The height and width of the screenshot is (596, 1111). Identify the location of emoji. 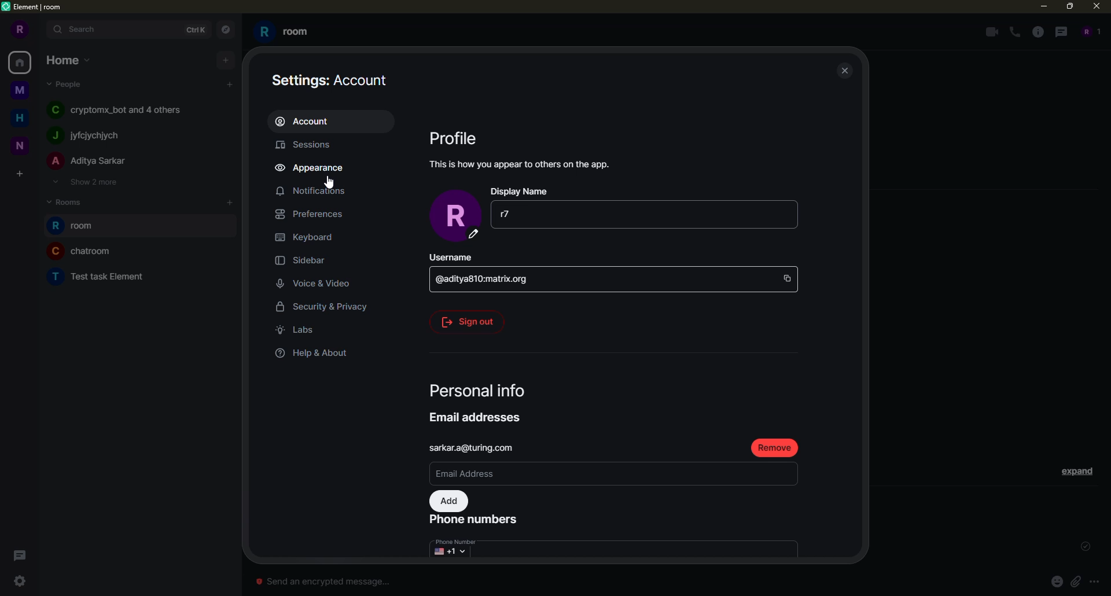
(1057, 581).